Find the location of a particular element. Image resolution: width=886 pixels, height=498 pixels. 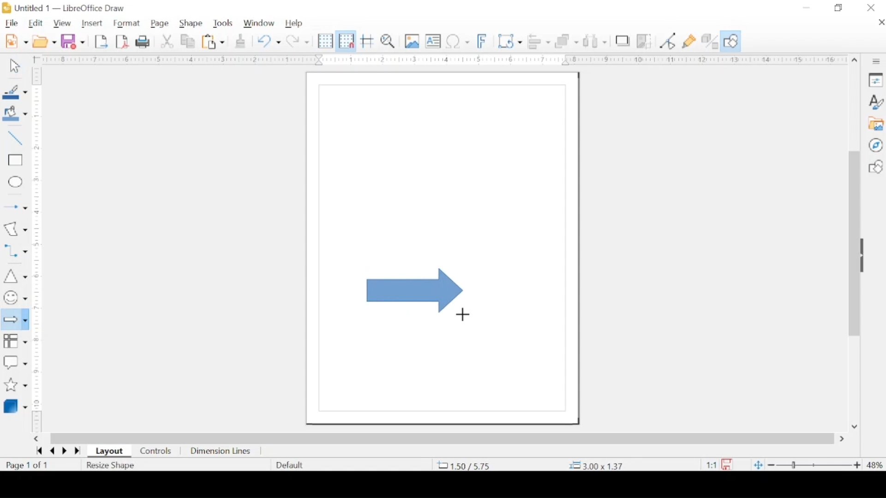

scroll left is located at coordinates (36, 439).